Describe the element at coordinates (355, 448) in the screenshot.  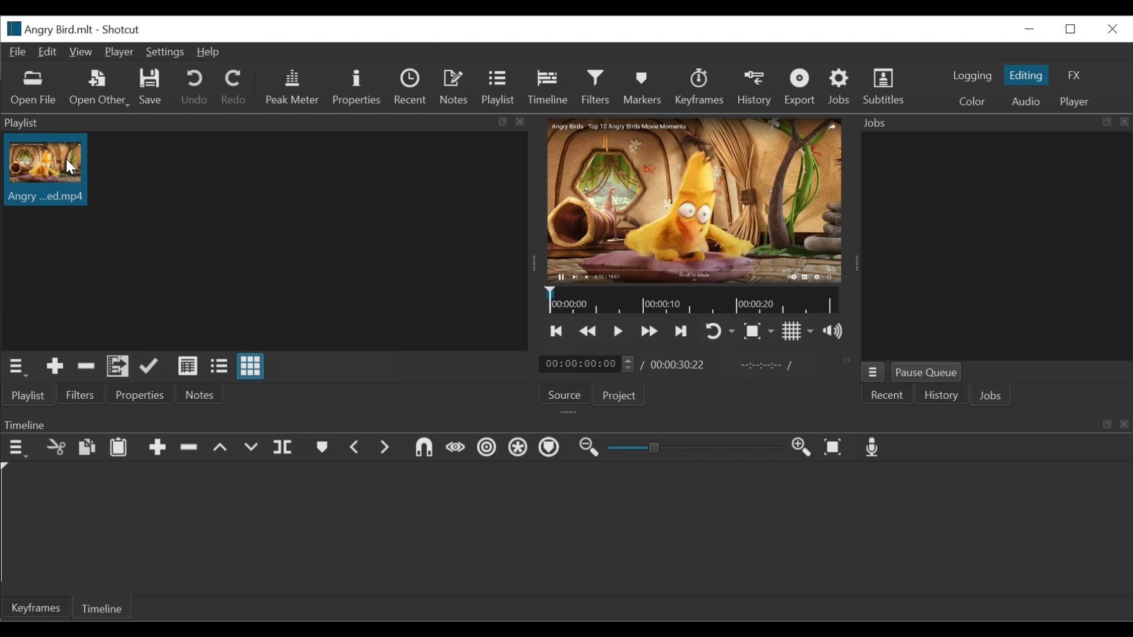
I see `Previous marker` at that location.